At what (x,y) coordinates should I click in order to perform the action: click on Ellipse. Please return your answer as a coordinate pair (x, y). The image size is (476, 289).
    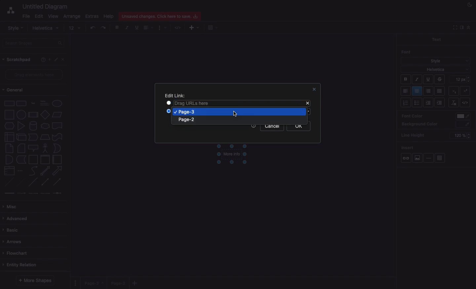
    Looking at the image, I should click on (57, 104).